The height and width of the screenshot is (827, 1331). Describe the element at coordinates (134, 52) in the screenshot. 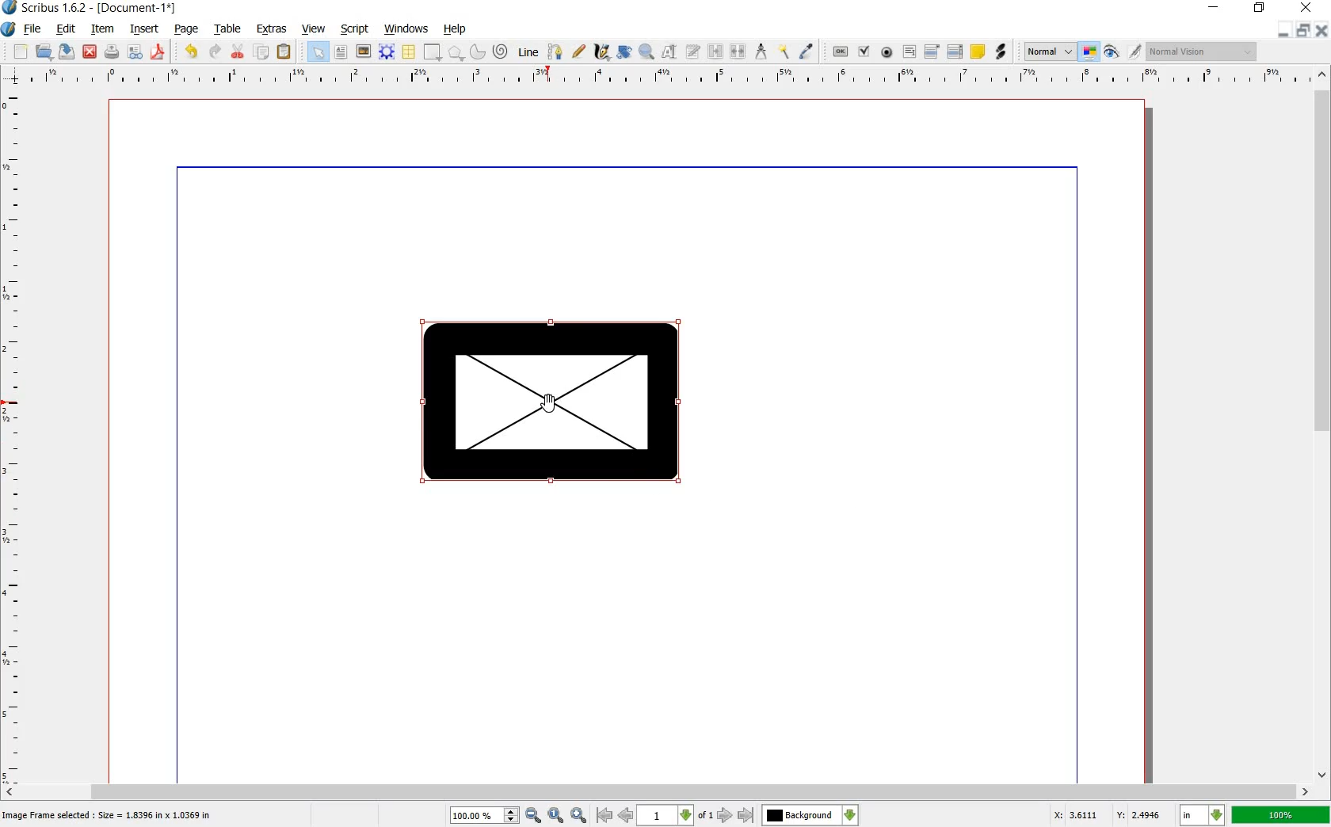

I see `preflight verifier` at that location.